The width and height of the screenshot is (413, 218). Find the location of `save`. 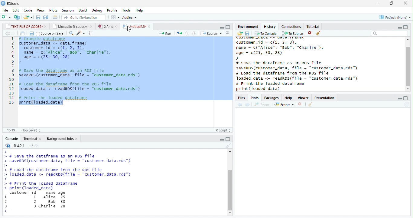

save is located at coordinates (38, 17).